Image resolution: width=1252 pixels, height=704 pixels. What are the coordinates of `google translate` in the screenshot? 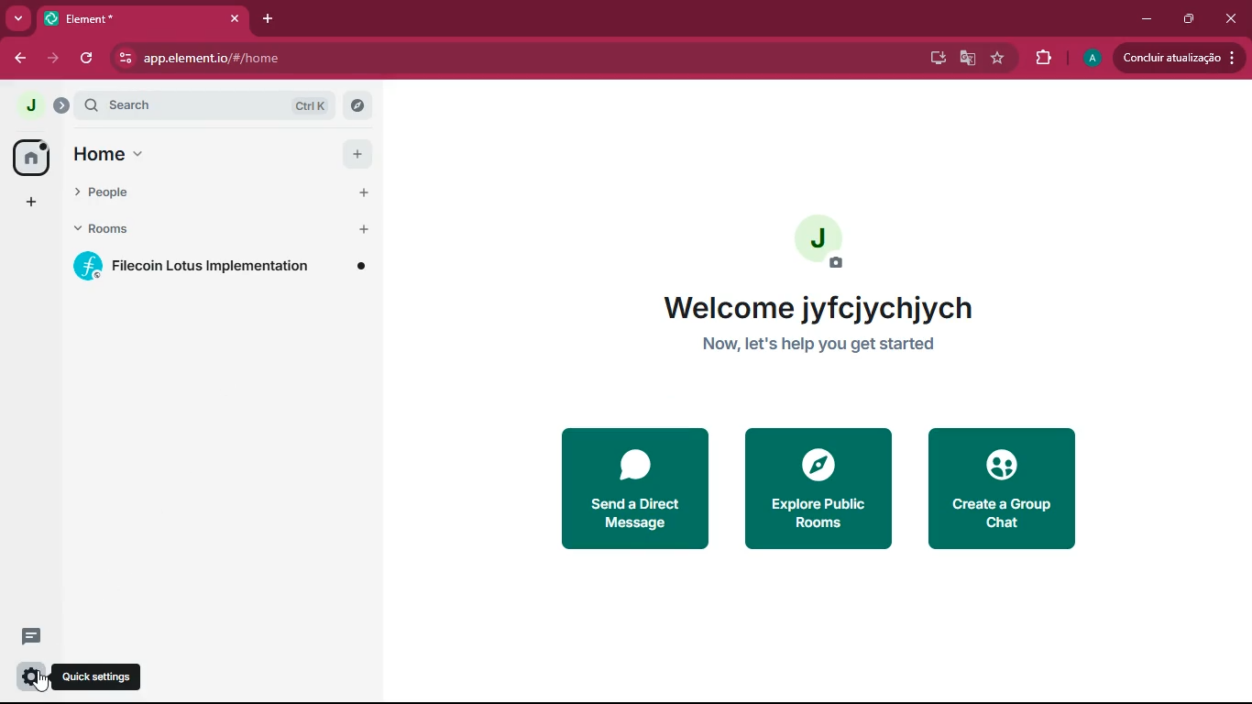 It's located at (966, 59).